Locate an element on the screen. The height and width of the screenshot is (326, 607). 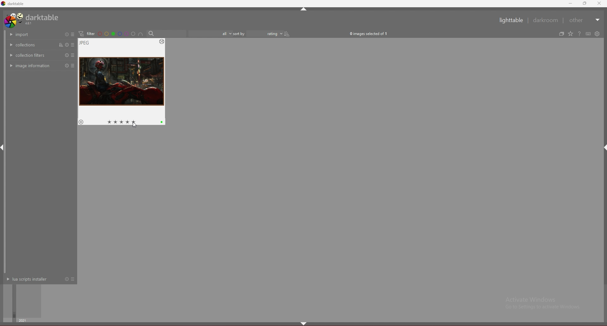
help is located at coordinates (580, 34).